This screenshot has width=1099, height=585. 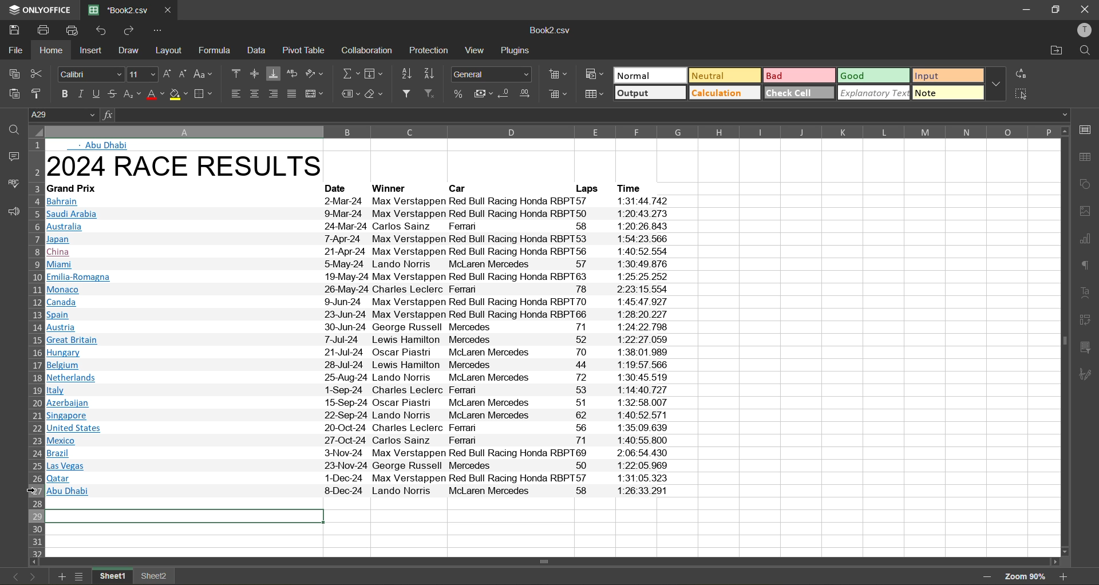 What do you see at coordinates (553, 31) in the screenshot?
I see `file name` at bounding box center [553, 31].